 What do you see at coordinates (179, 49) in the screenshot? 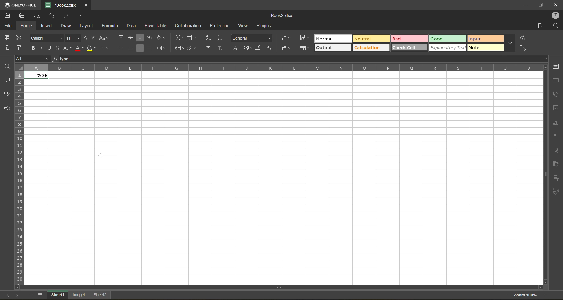
I see `named ranges` at bounding box center [179, 49].